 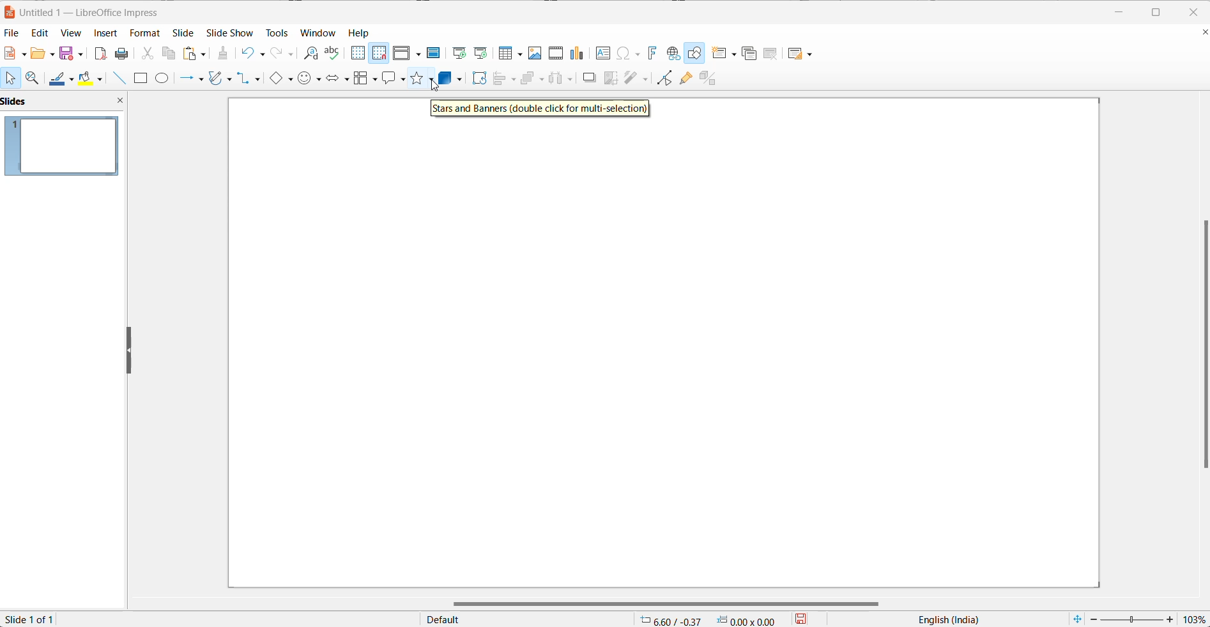 What do you see at coordinates (578, 54) in the screenshot?
I see `insert chart` at bounding box center [578, 54].